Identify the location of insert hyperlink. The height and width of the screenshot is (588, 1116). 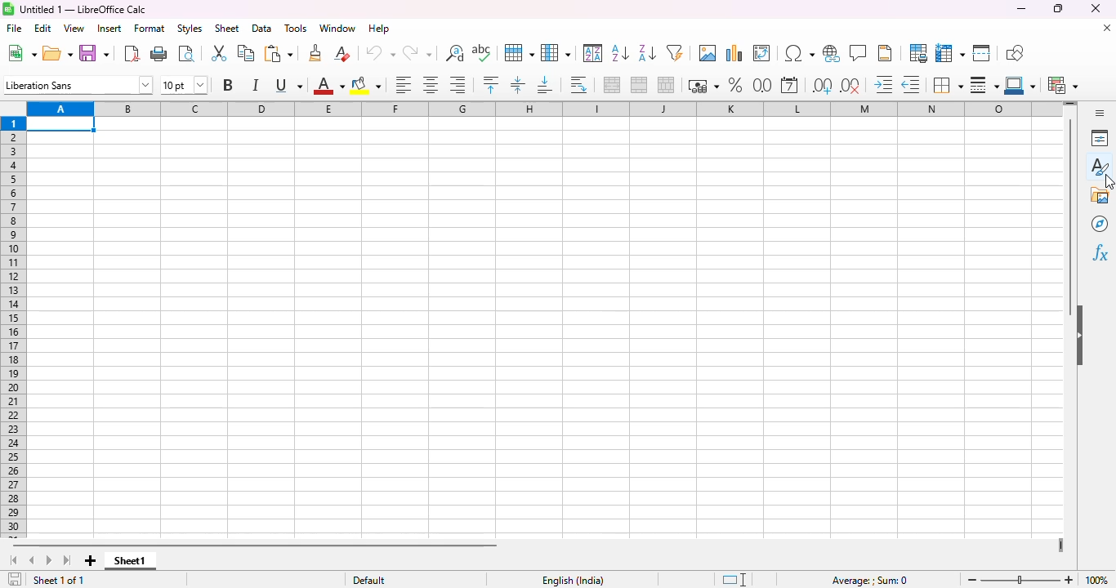
(832, 53).